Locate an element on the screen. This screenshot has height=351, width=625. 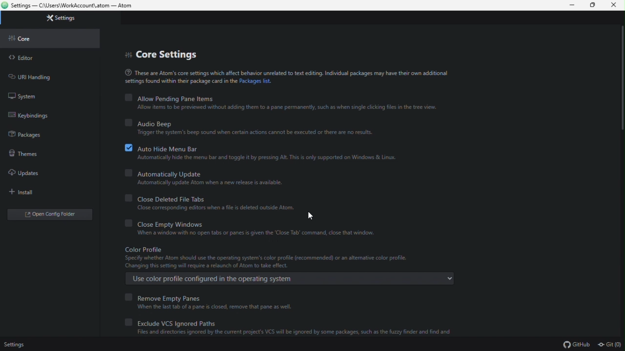
minimize is located at coordinates (574, 5).